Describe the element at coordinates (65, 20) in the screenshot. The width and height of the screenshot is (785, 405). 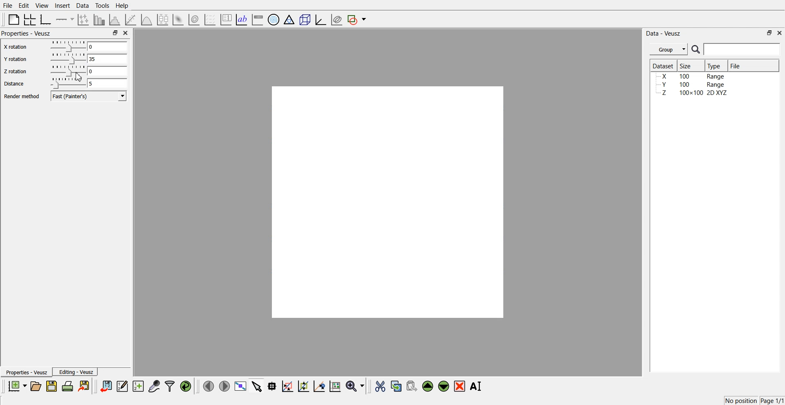
I see `Add axis to the pane` at that location.